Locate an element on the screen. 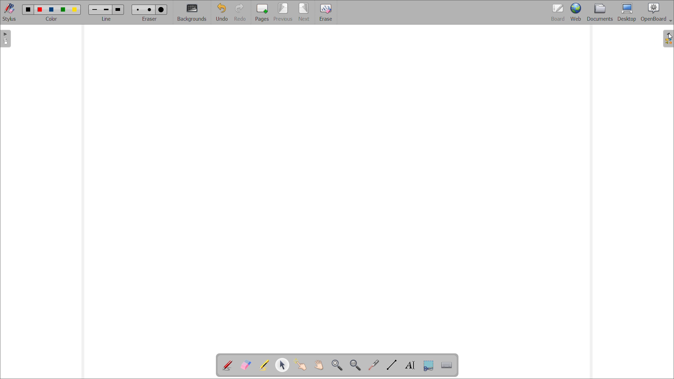 This screenshot has height=379, width=674. board space is located at coordinates (337, 188).